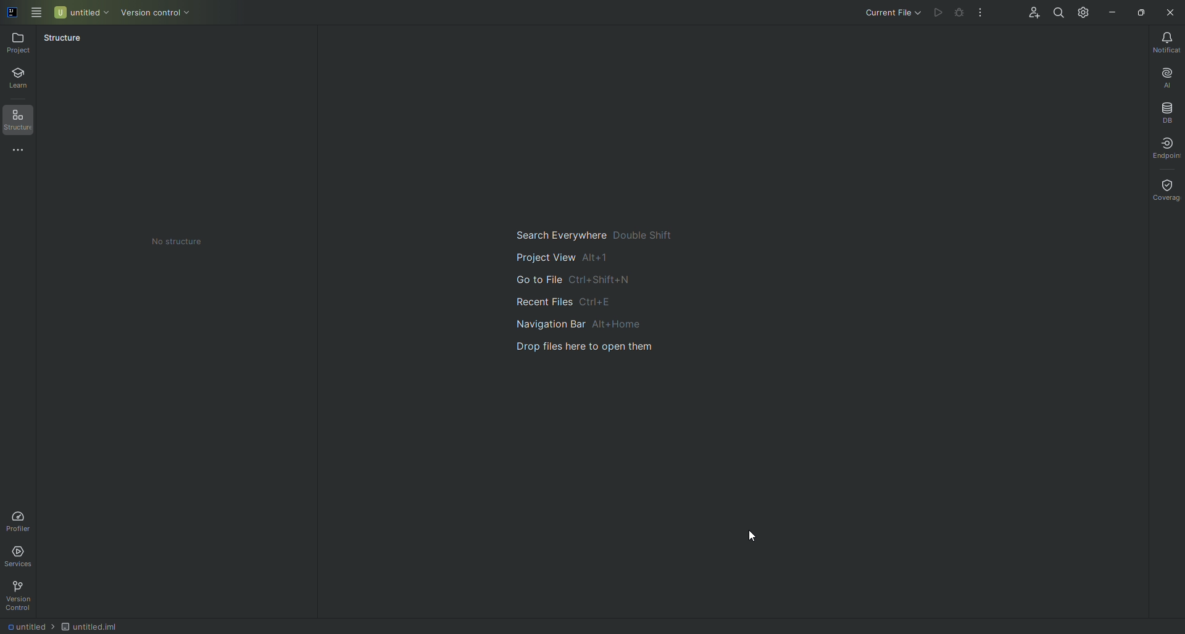  I want to click on Recent files, so click(601, 303).